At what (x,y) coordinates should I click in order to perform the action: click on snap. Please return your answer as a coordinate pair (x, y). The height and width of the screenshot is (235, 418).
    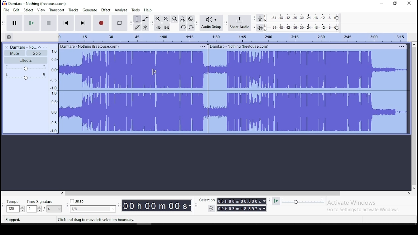
    Looking at the image, I should click on (93, 209).